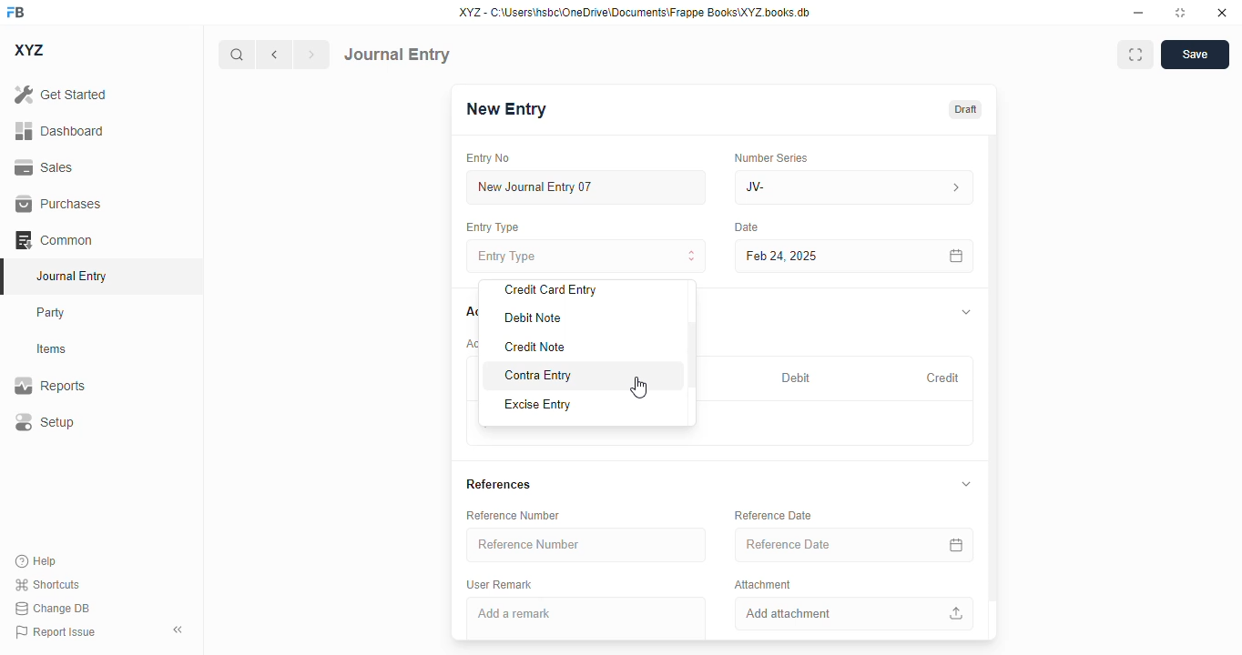 The image size is (1242, 655). What do you see at coordinates (955, 545) in the screenshot?
I see `calendar icon` at bounding box center [955, 545].